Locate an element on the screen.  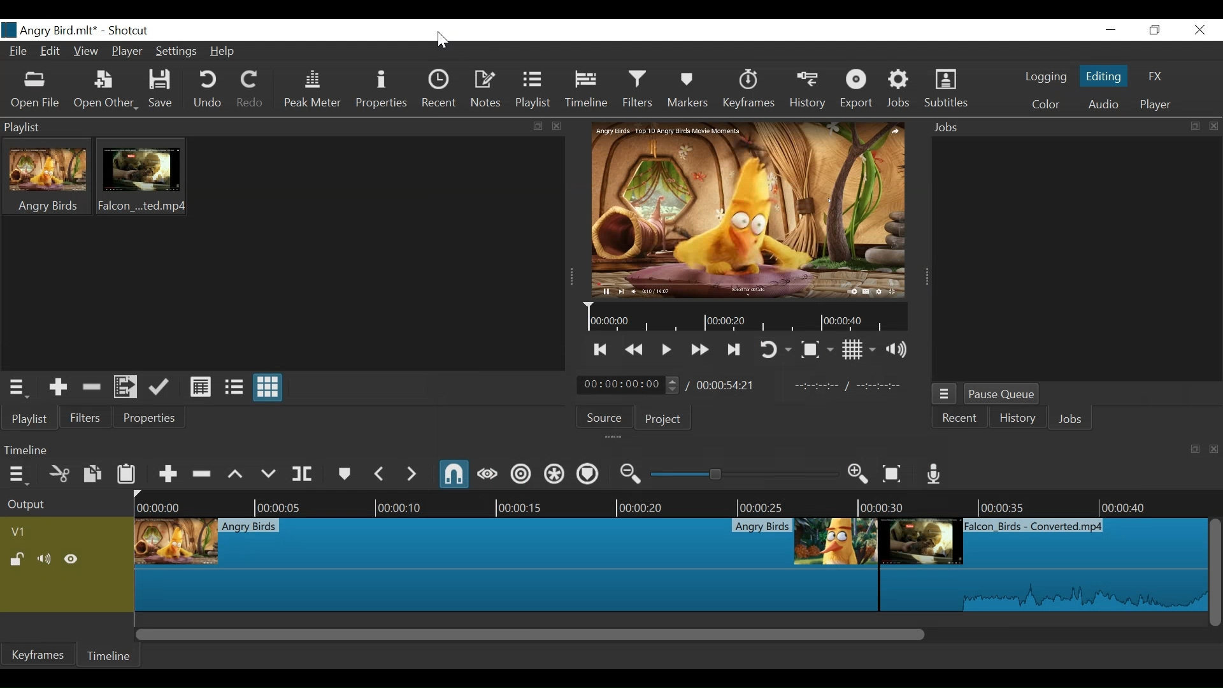
Clip is located at coordinates (45, 177).